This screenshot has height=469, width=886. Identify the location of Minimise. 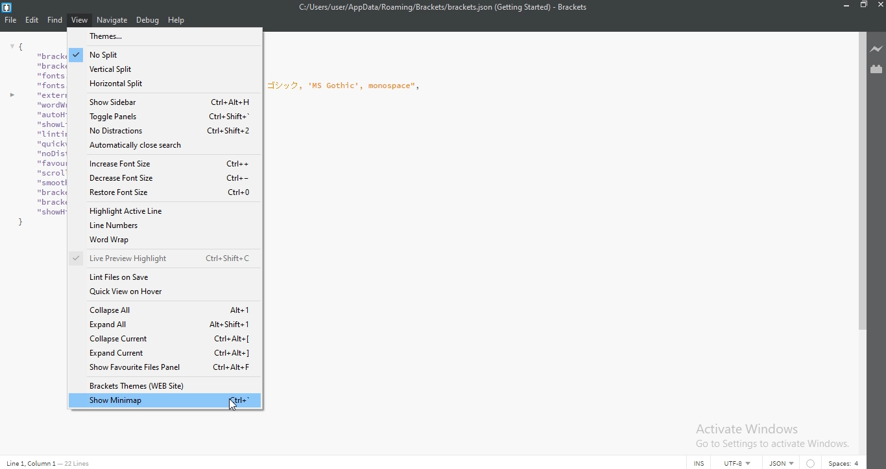
(847, 6).